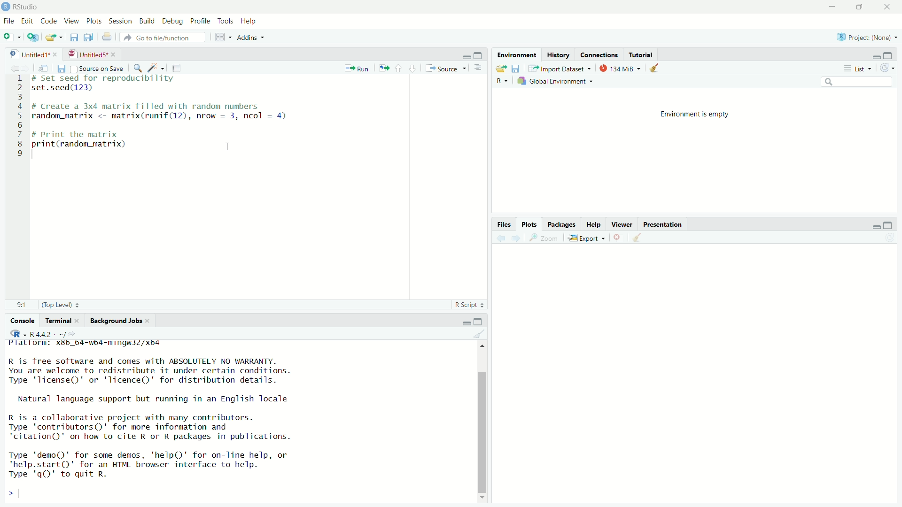  I want to click on Presentation, so click(665, 225).